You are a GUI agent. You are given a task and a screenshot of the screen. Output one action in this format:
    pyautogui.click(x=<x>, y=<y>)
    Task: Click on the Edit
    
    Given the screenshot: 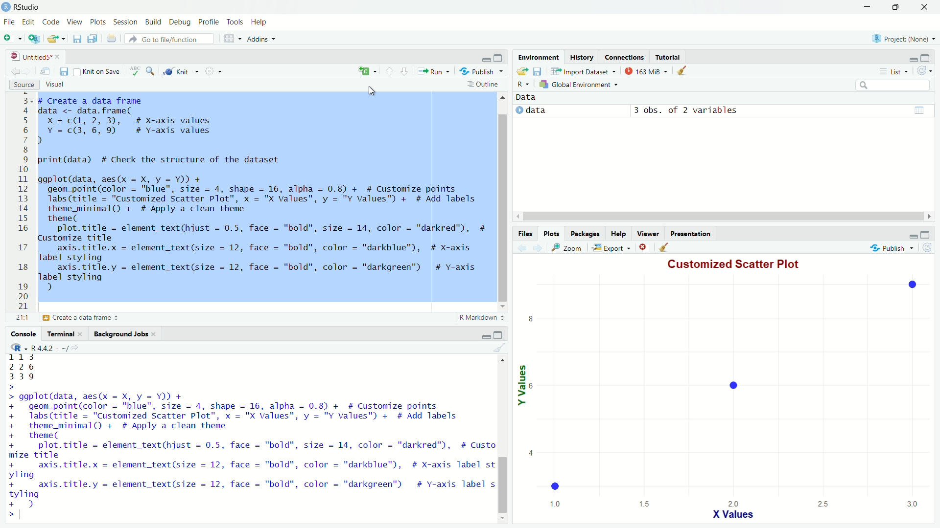 What is the action you would take?
    pyautogui.click(x=29, y=23)
    